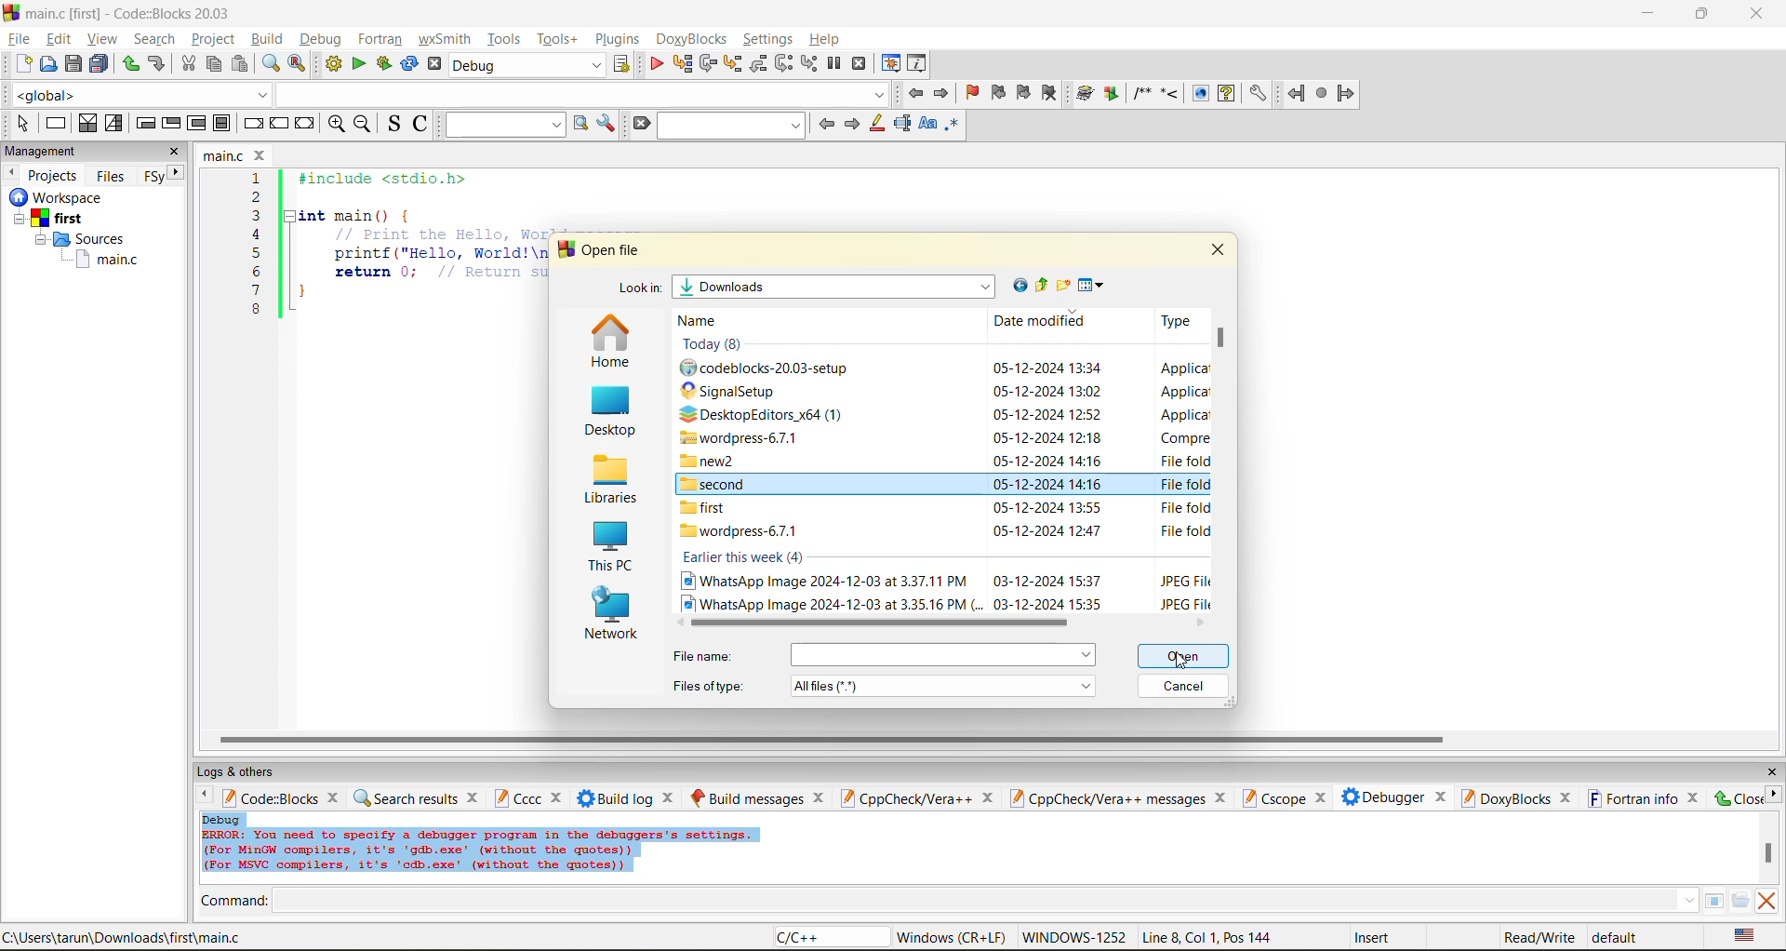 Image resolution: width=1786 pixels, height=951 pixels. What do you see at coordinates (620, 39) in the screenshot?
I see `plugins` at bounding box center [620, 39].